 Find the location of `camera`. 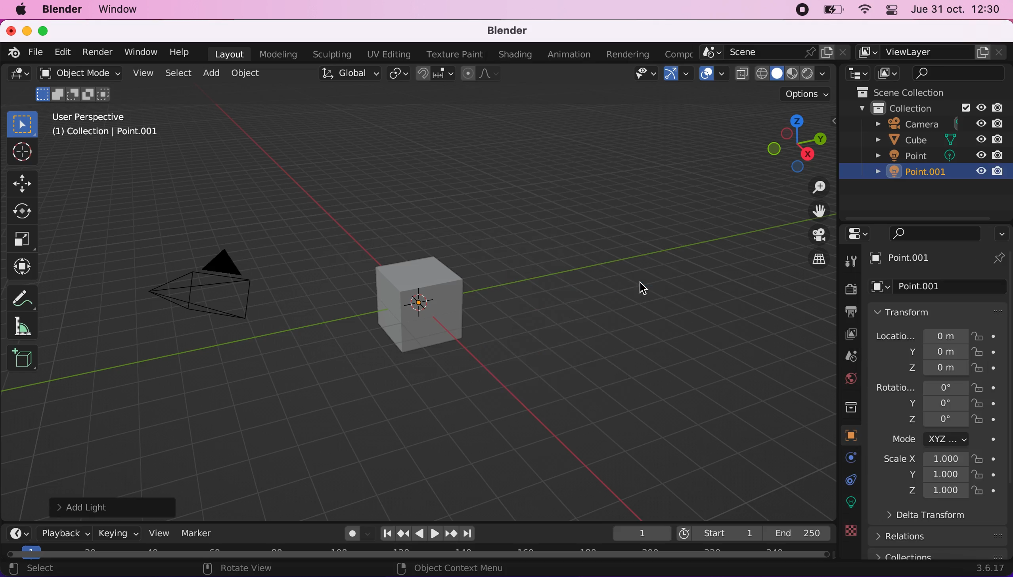

camera is located at coordinates (895, 124).